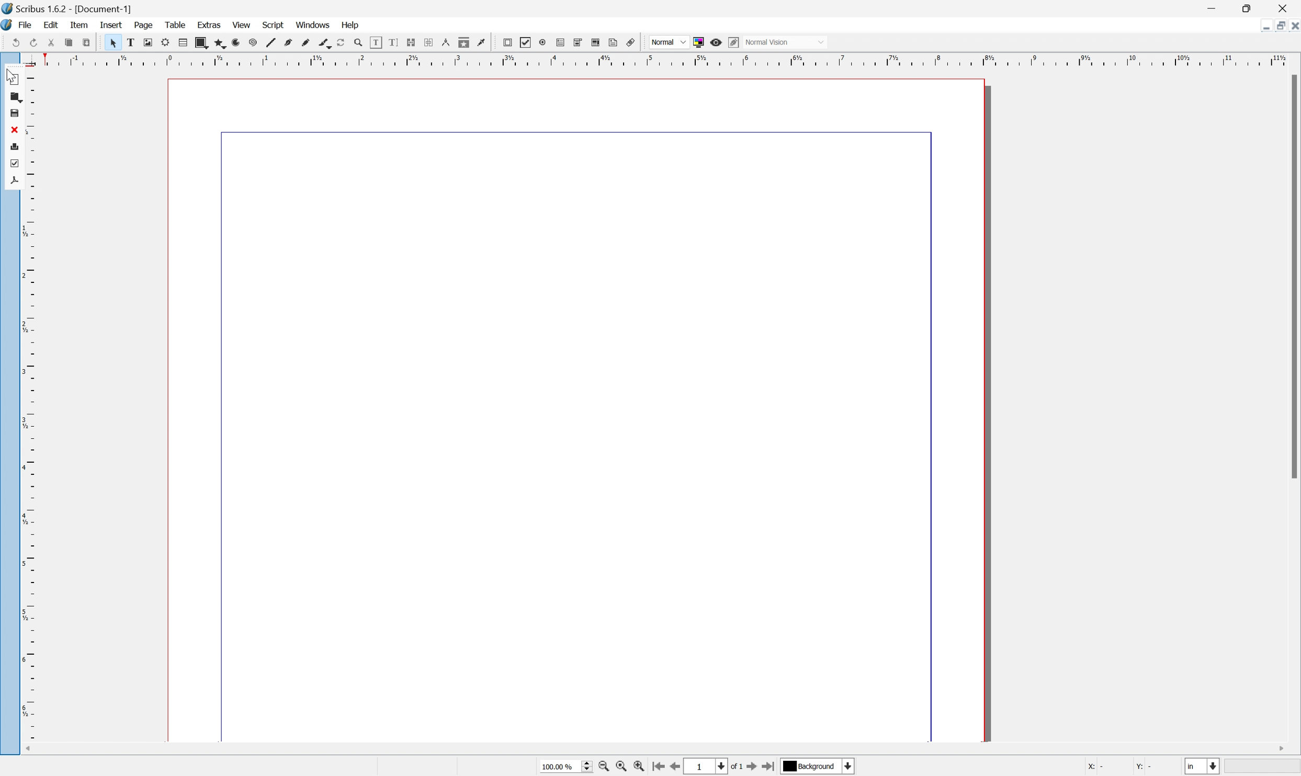 The width and height of the screenshot is (1301, 776). Describe the element at coordinates (619, 768) in the screenshot. I see `zoom to 100%` at that location.